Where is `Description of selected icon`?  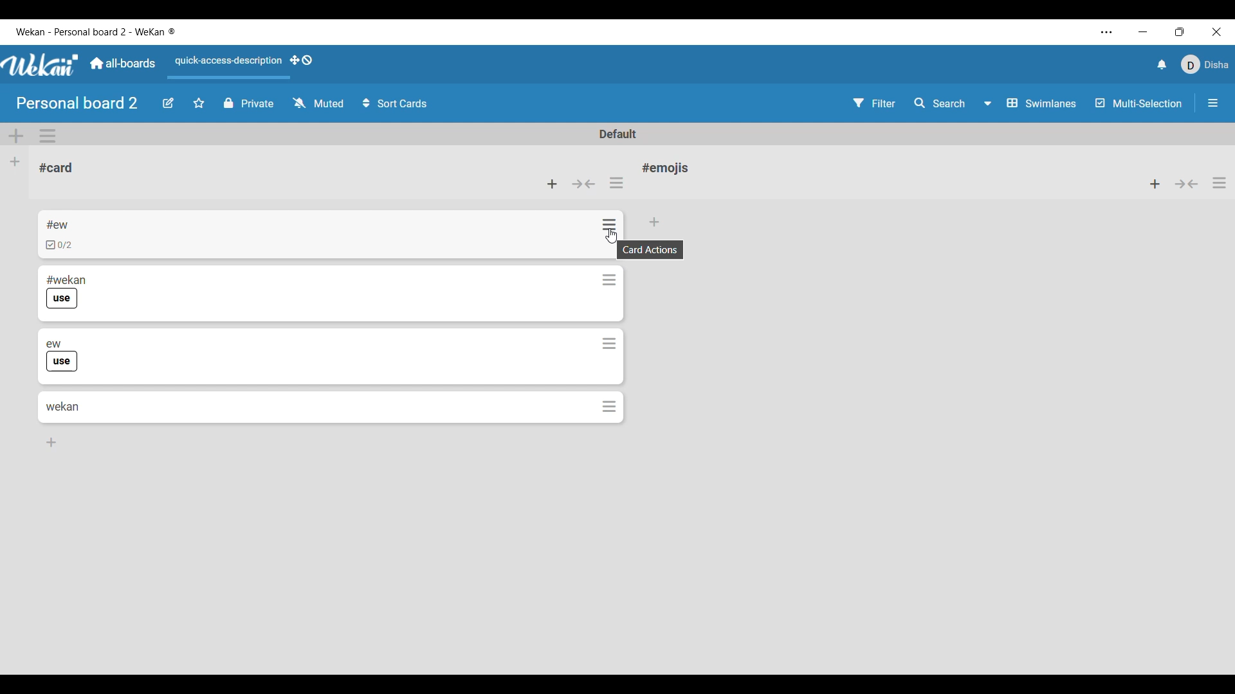
Description of selected icon is located at coordinates (653, 250).